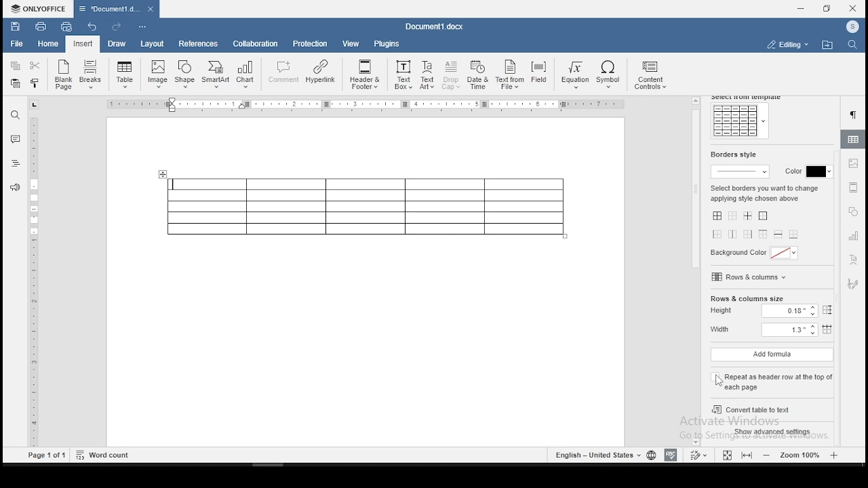  Describe the element at coordinates (748, 98) in the screenshot. I see `select from template` at that location.